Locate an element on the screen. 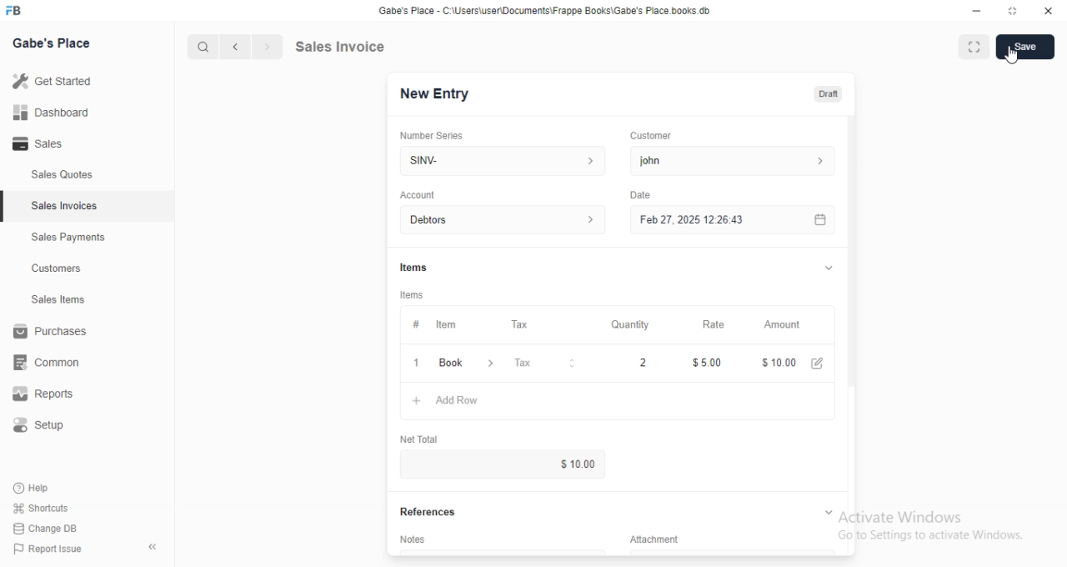 This screenshot has height=567, width=1067. Search is located at coordinates (202, 44).